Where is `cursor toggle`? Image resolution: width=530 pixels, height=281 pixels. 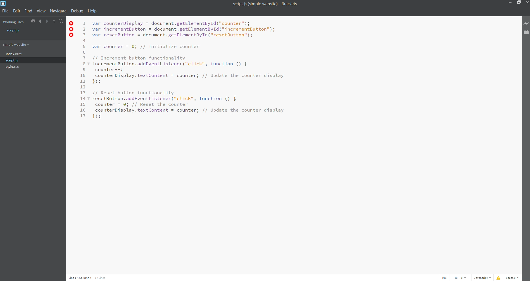
cursor toggle is located at coordinates (445, 278).